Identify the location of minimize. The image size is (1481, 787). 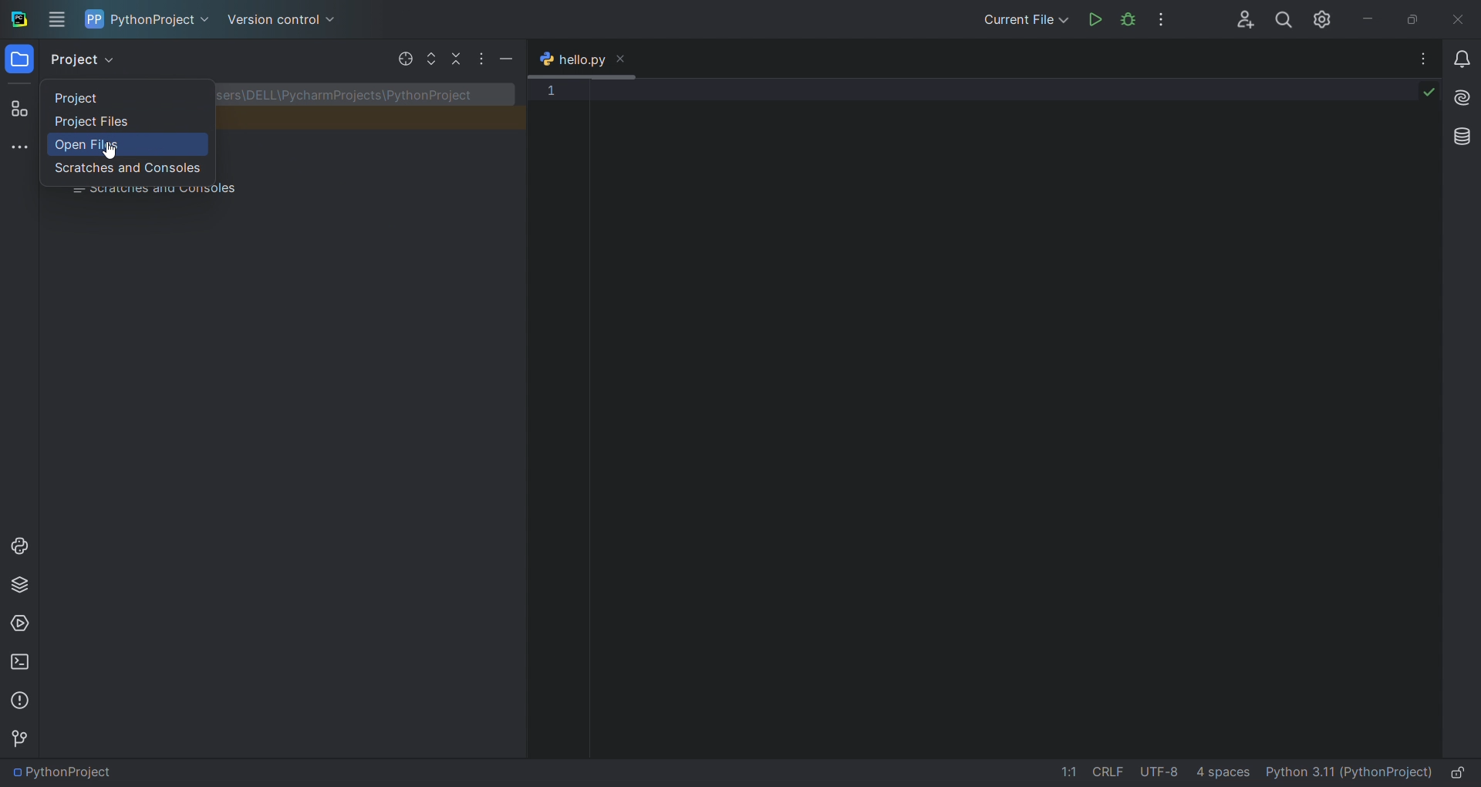
(508, 57).